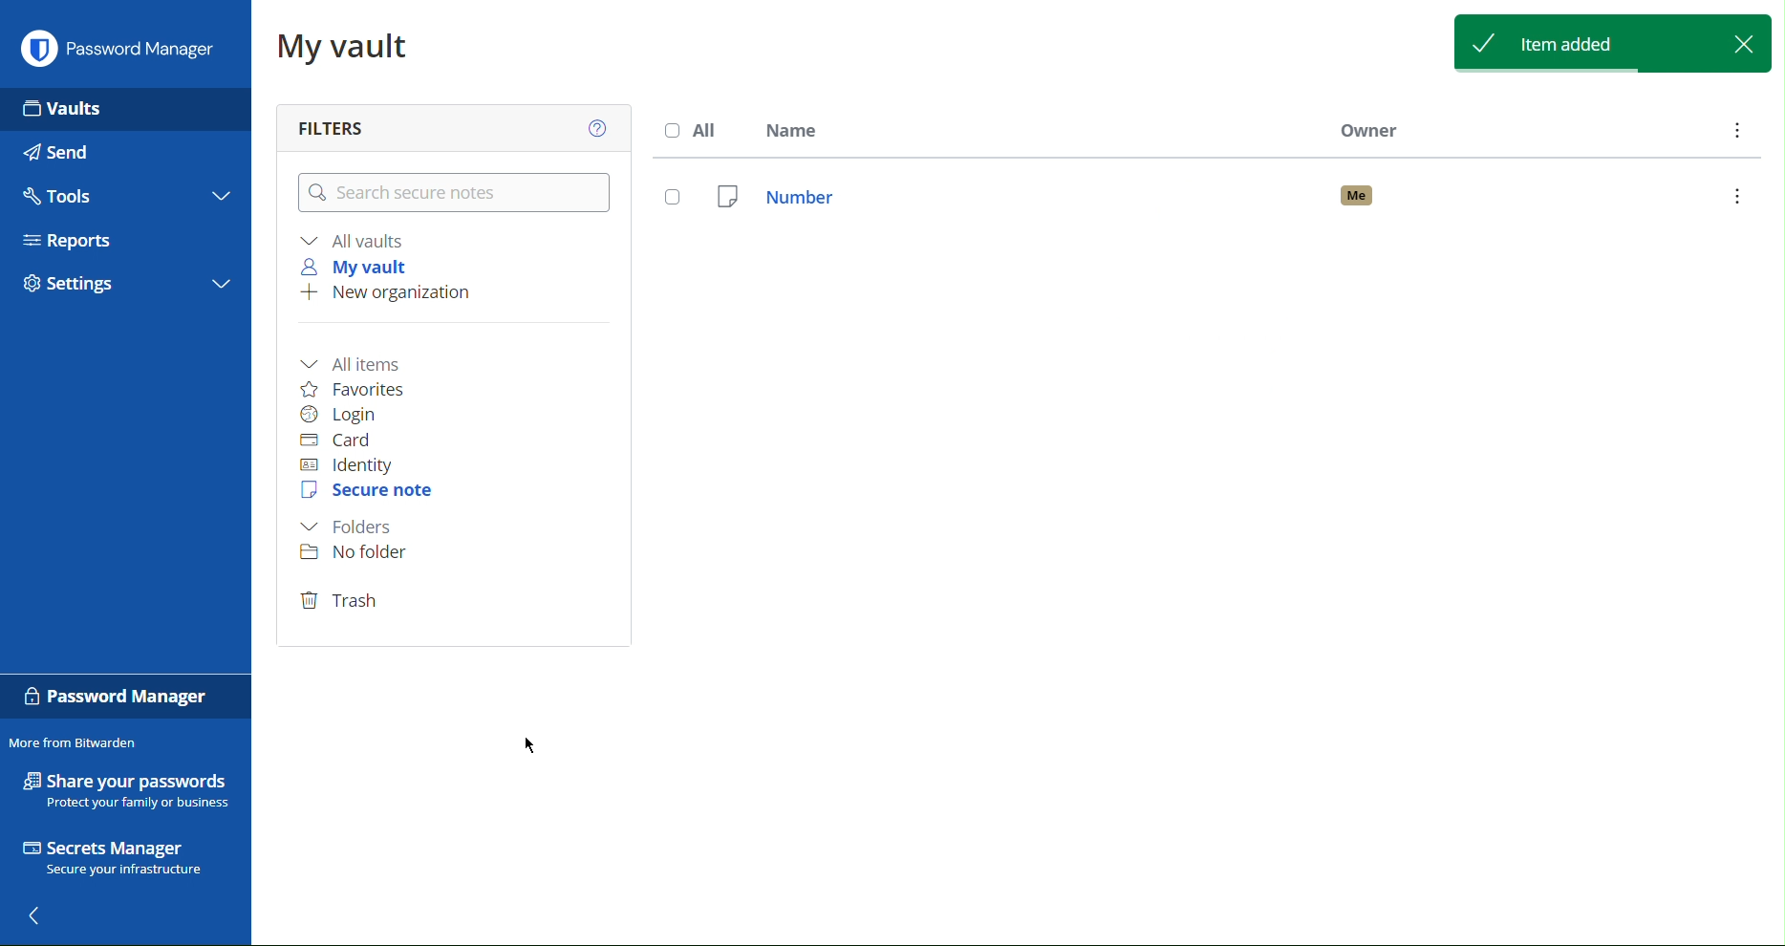 The image size is (1785, 946). What do you see at coordinates (343, 599) in the screenshot?
I see `Trash` at bounding box center [343, 599].